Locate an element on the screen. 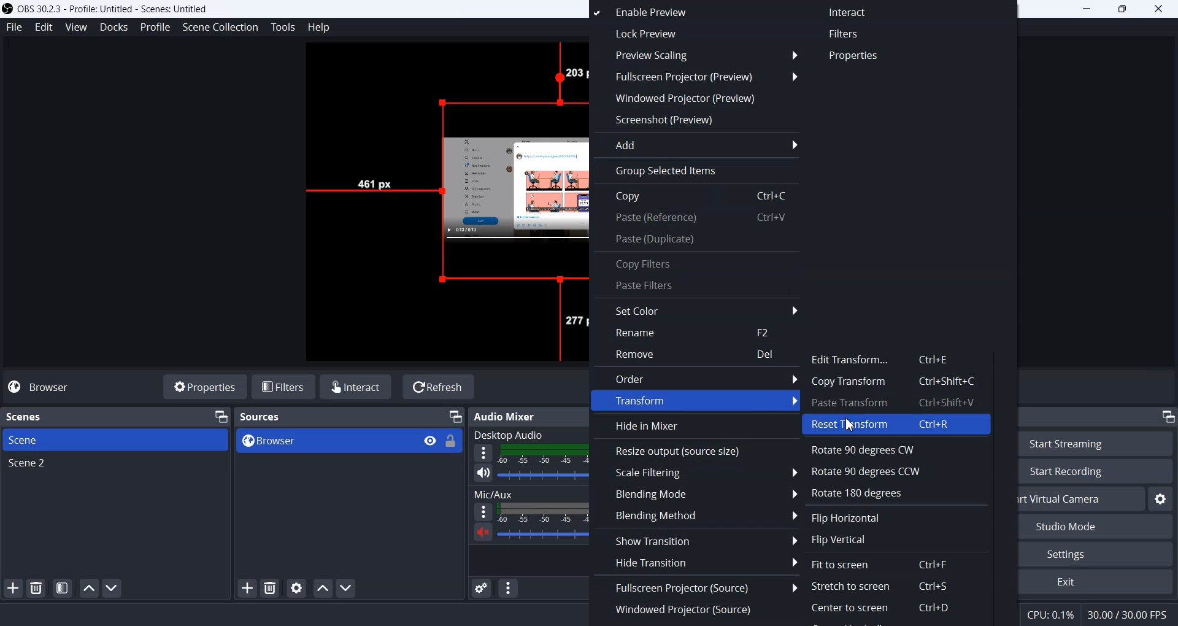  Hide in Mixer is located at coordinates (695, 425).